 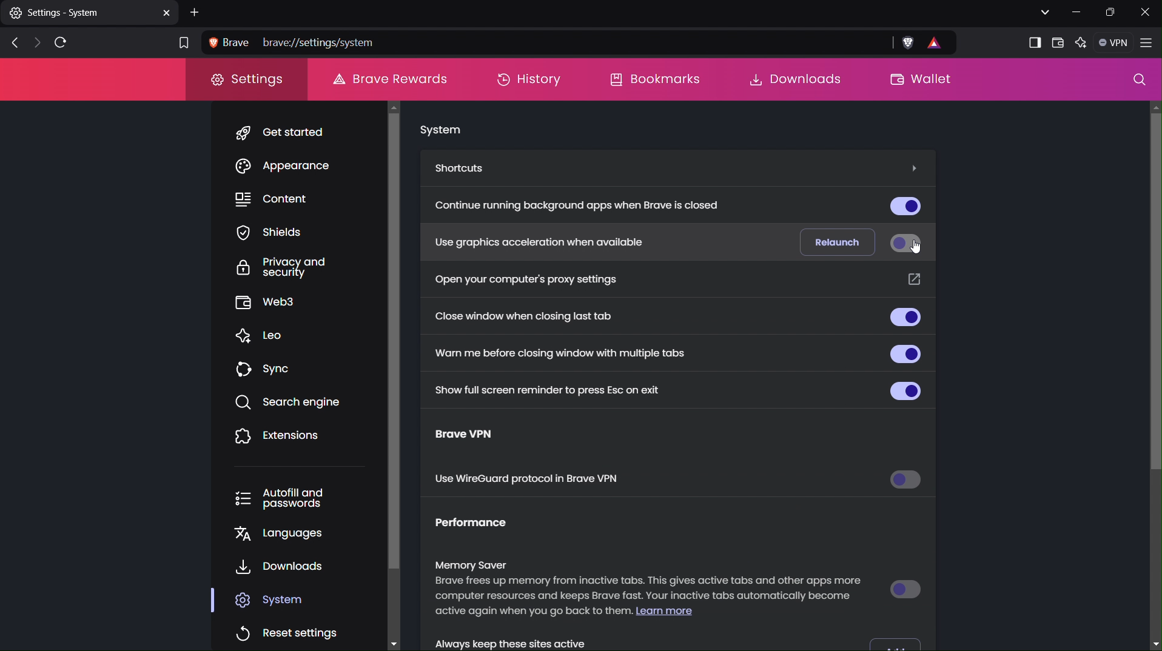 I want to click on Button, so click(x=902, y=204).